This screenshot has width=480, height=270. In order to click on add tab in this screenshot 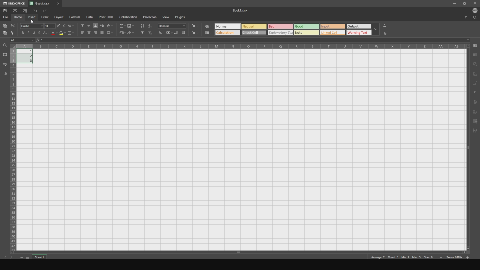, I will do `click(21, 258)`.